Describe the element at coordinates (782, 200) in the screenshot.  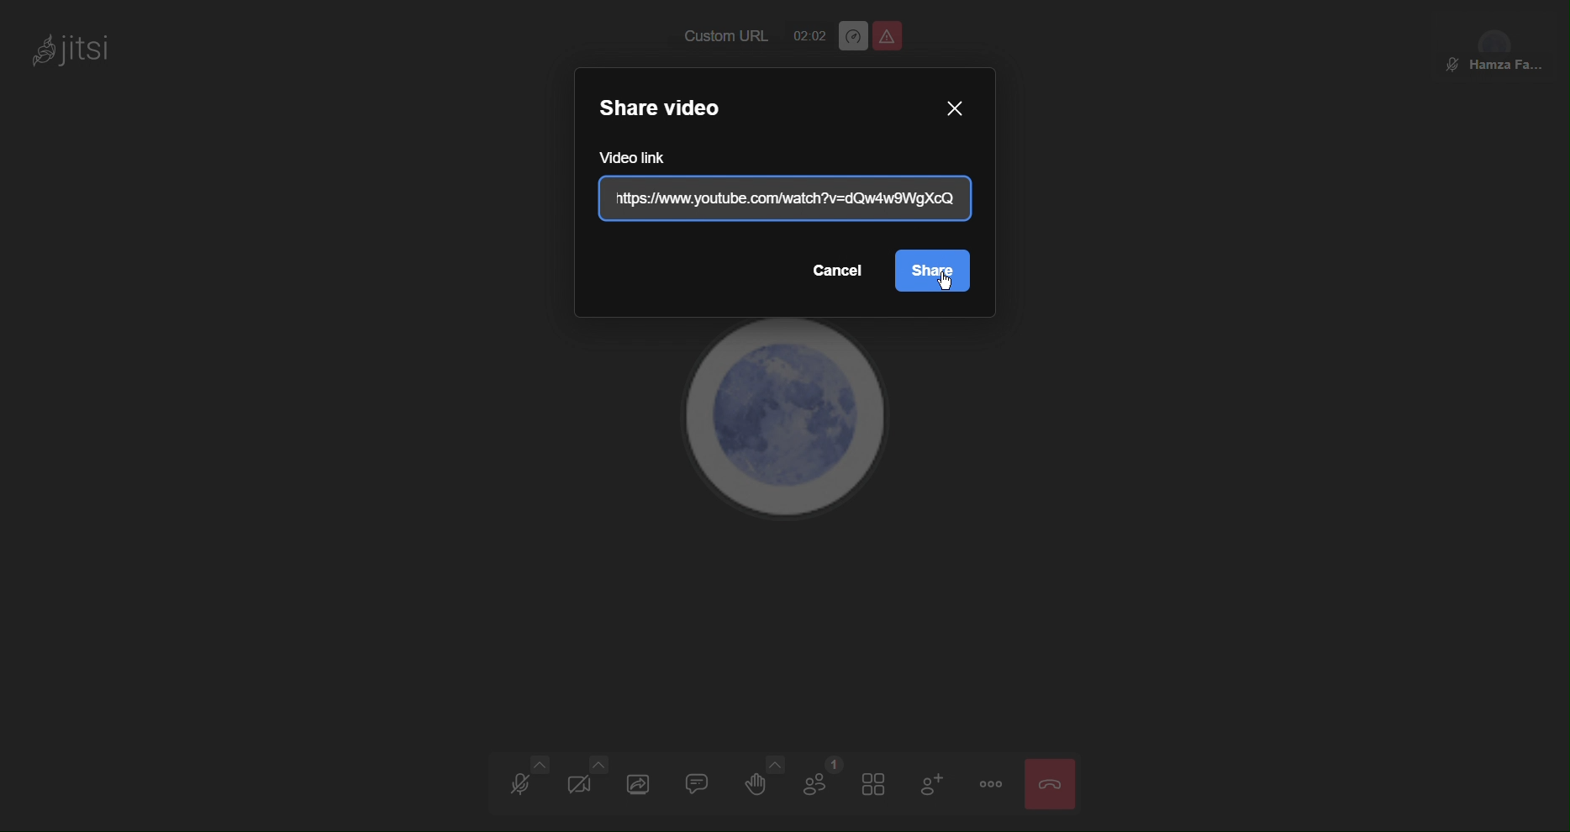
I see `Video link` at that location.